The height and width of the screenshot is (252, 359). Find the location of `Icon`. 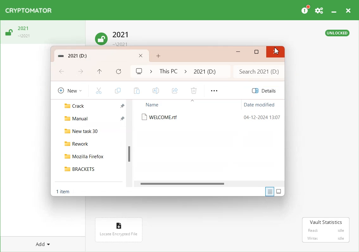

Icon is located at coordinates (151, 72).